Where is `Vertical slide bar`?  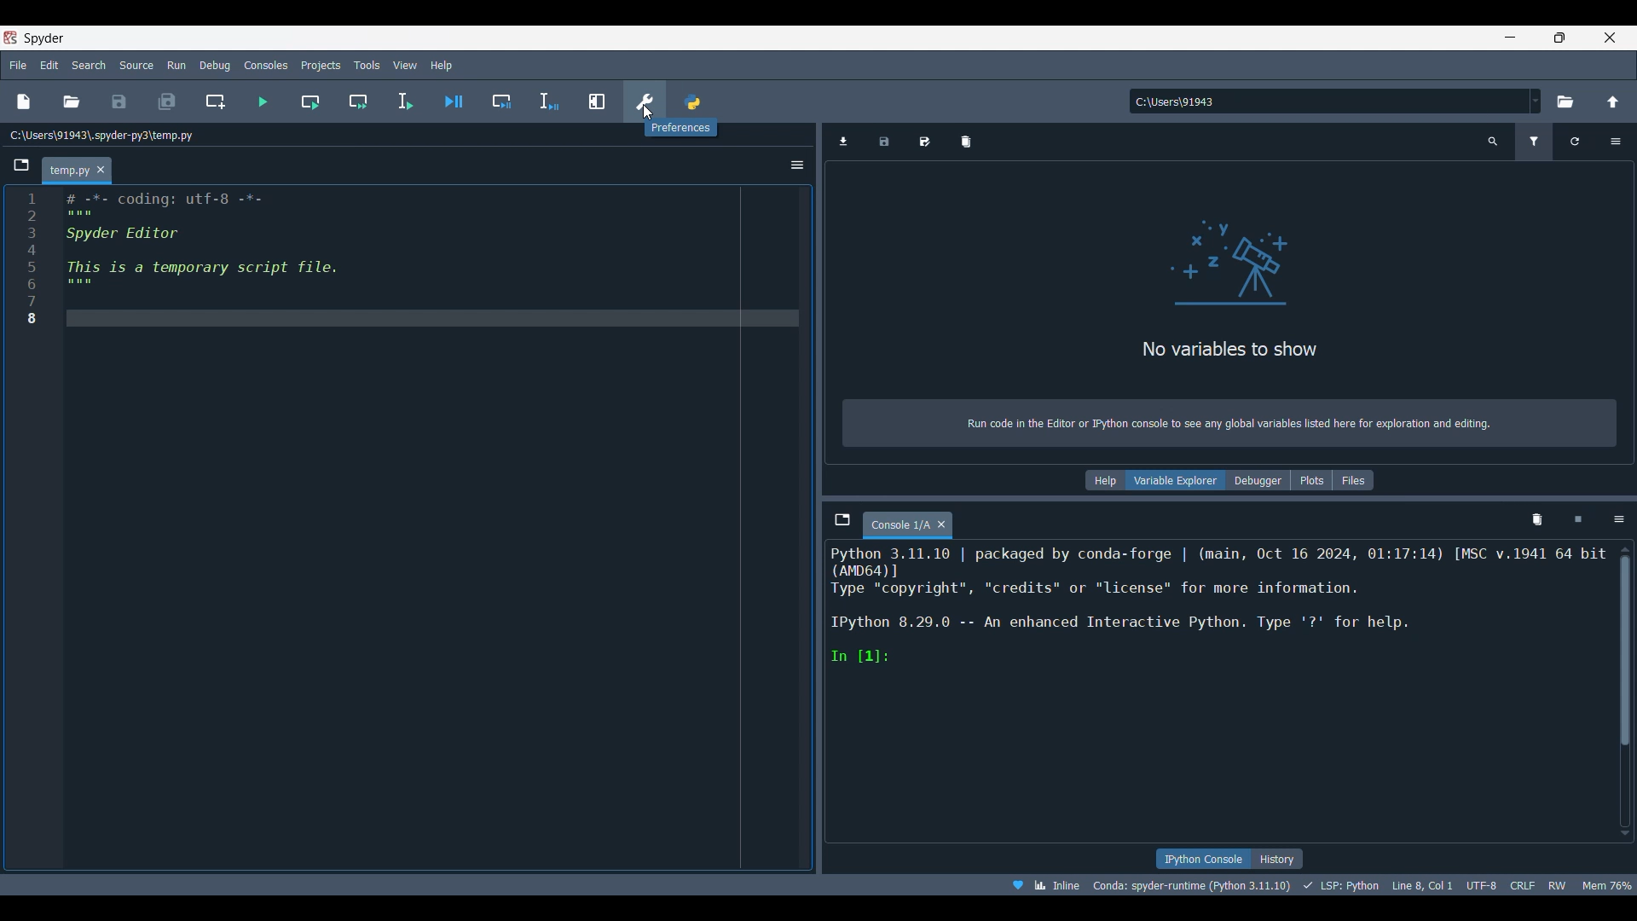 Vertical slide bar is located at coordinates (1625, 691).